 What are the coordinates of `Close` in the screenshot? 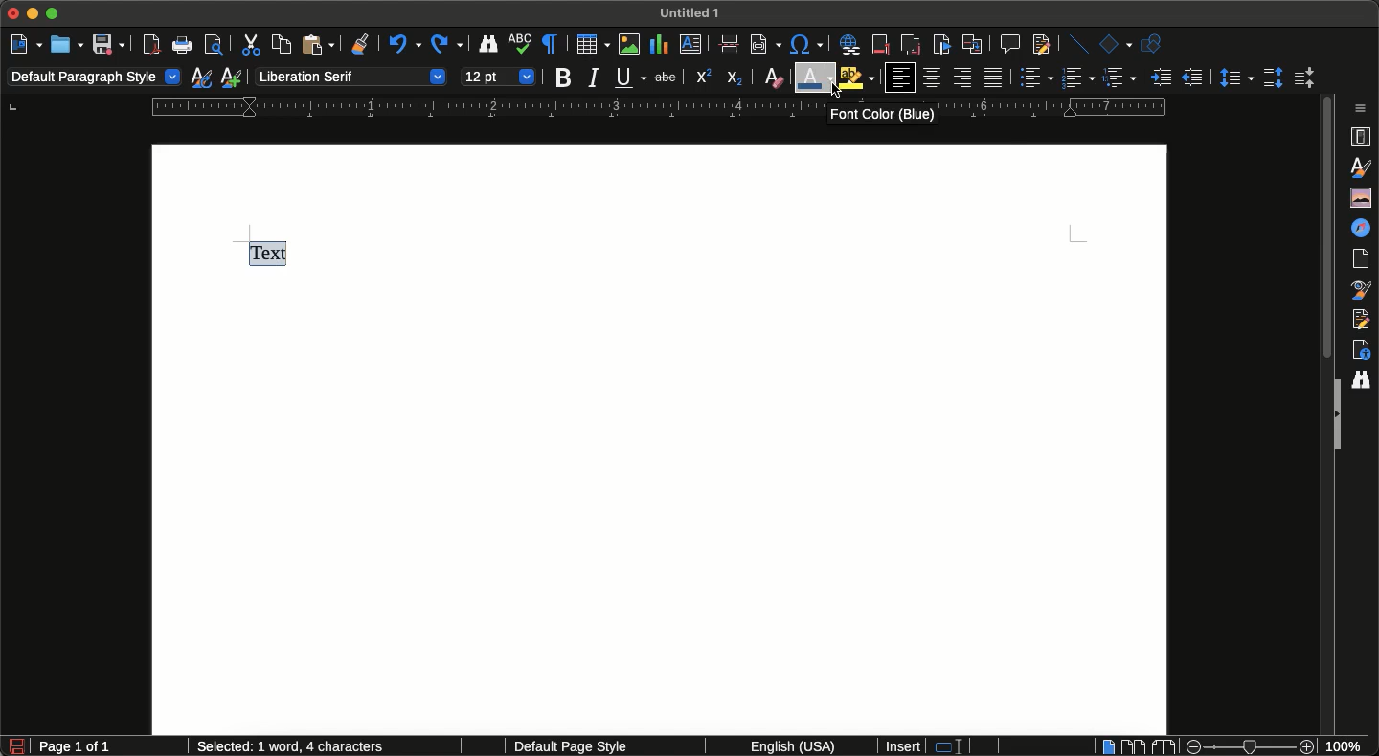 It's located at (13, 14).